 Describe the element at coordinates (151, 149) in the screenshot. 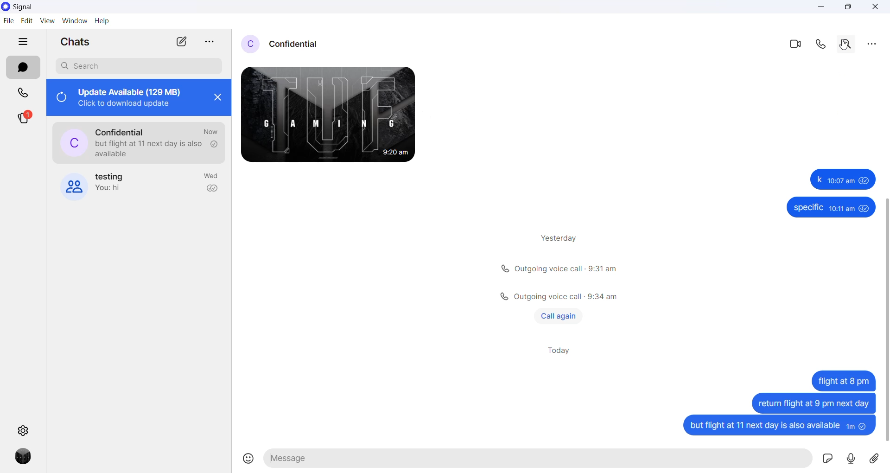

I see `last message` at that location.